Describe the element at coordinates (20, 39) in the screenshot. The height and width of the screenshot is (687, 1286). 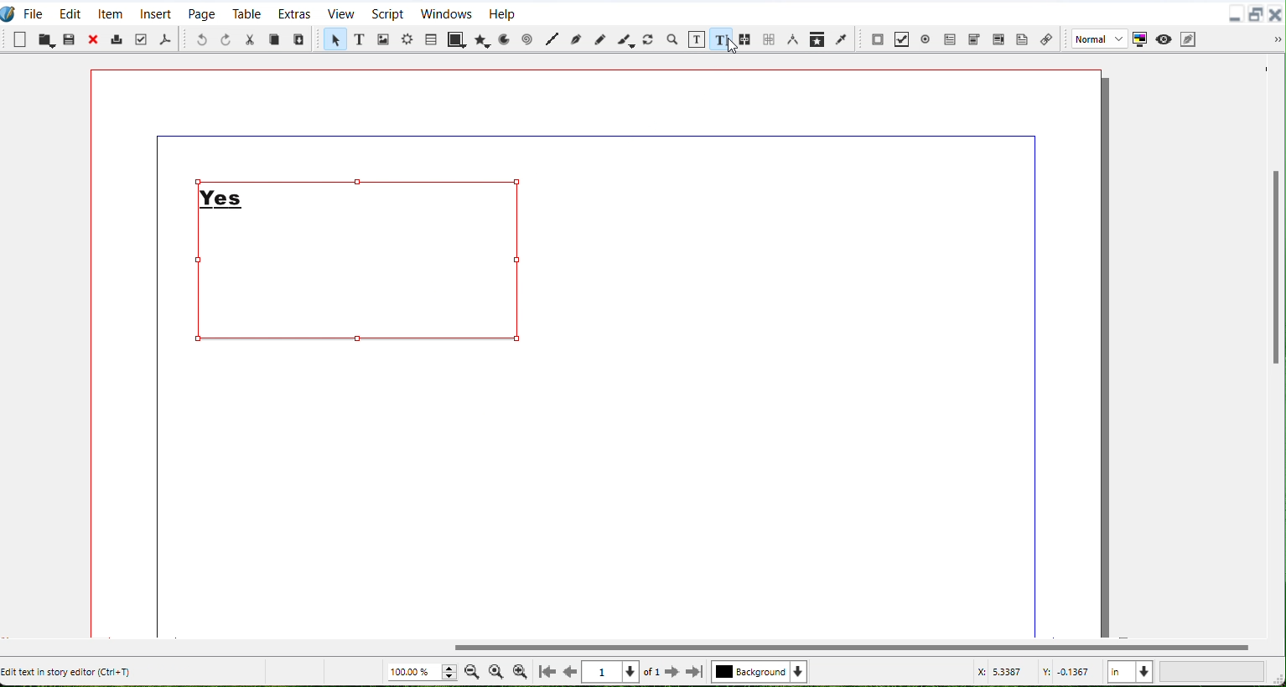
I see `New` at that location.